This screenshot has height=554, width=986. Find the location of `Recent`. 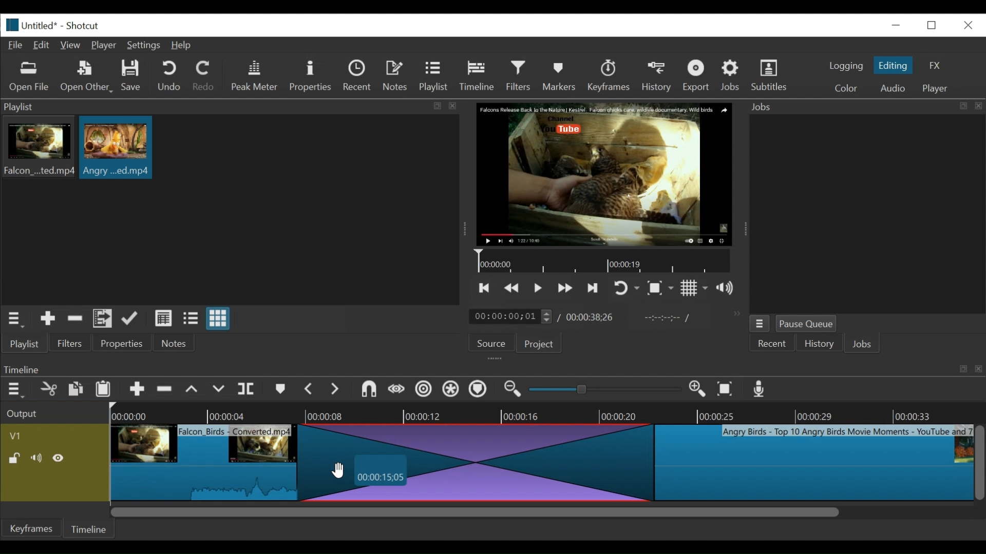

Recent is located at coordinates (773, 344).